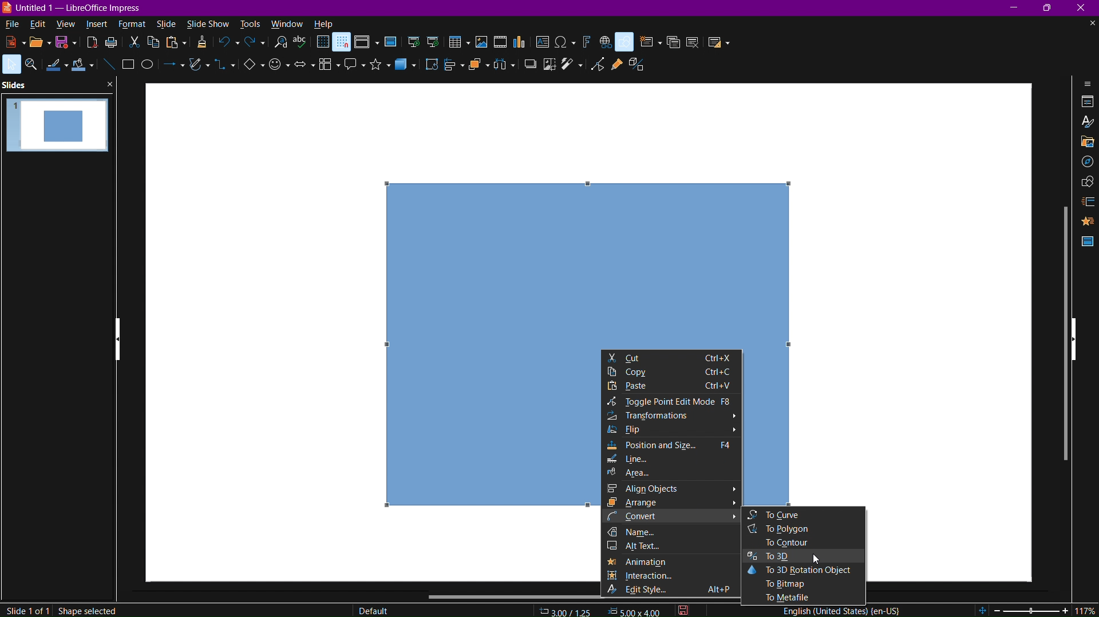  What do you see at coordinates (616, 64) in the screenshot?
I see `Show Gluepoint Function` at bounding box center [616, 64].